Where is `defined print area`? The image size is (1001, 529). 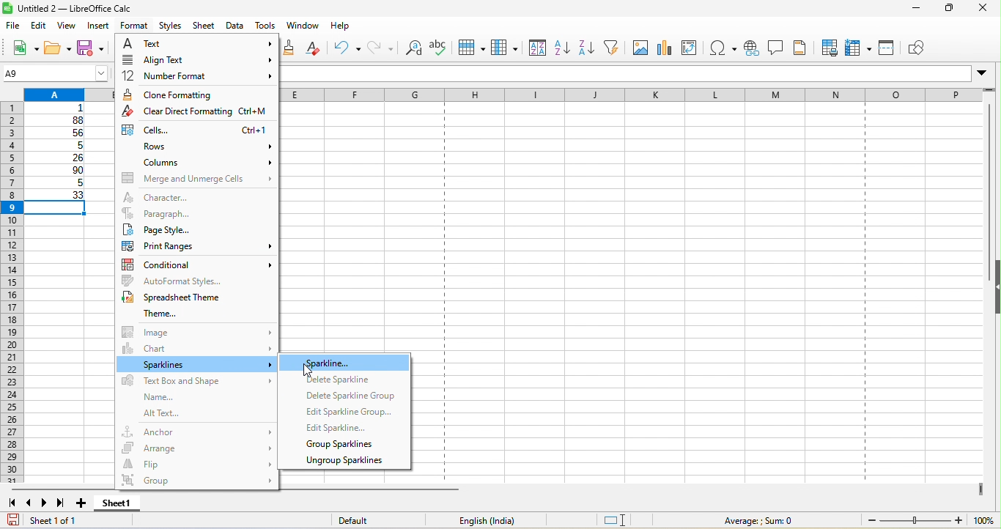 defined print area is located at coordinates (828, 48).